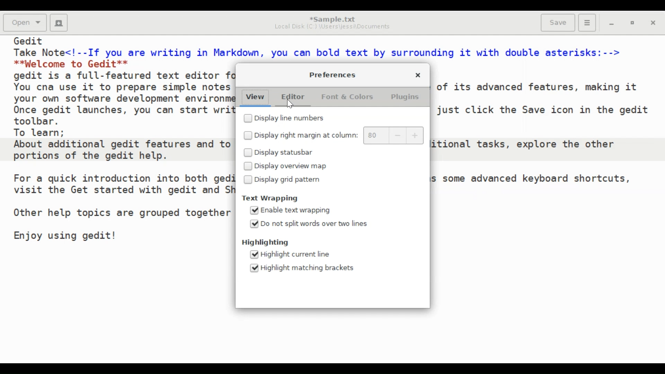  I want to click on Highlighting, so click(269, 243).